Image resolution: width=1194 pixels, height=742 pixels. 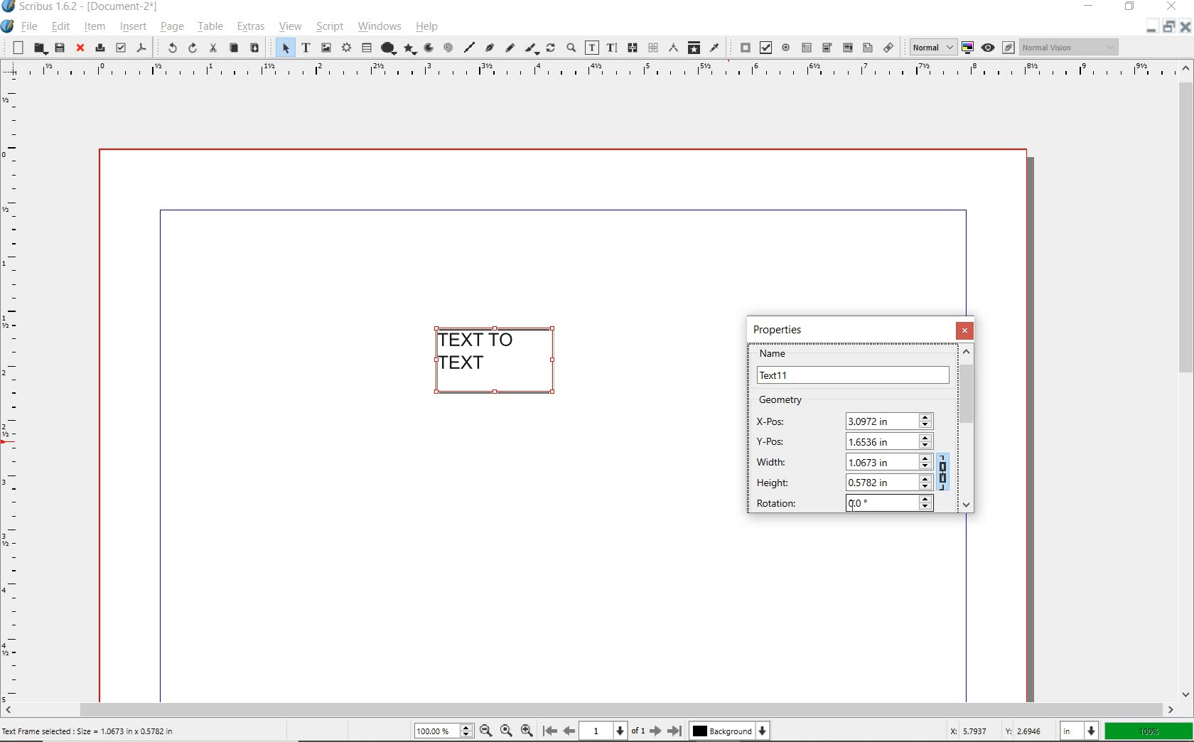 What do you see at coordinates (969, 47) in the screenshot?
I see `toggle color` at bounding box center [969, 47].